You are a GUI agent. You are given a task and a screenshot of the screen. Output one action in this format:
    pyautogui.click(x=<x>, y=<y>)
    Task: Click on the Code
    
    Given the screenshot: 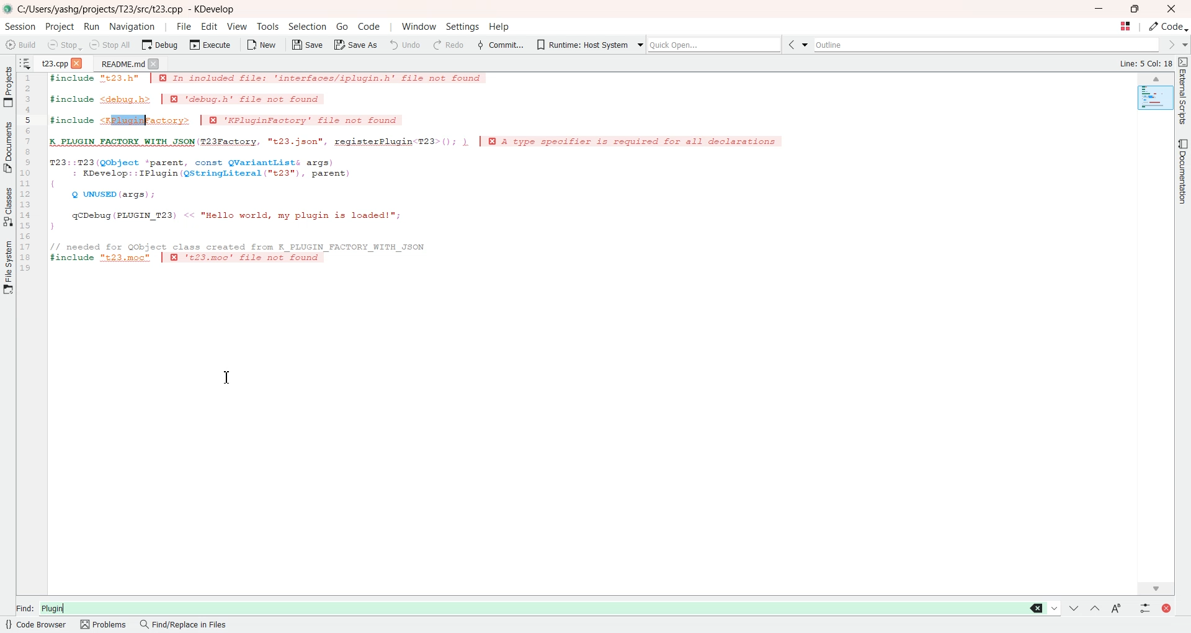 What is the action you would take?
    pyautogui.click(x=1169, y=27)
    